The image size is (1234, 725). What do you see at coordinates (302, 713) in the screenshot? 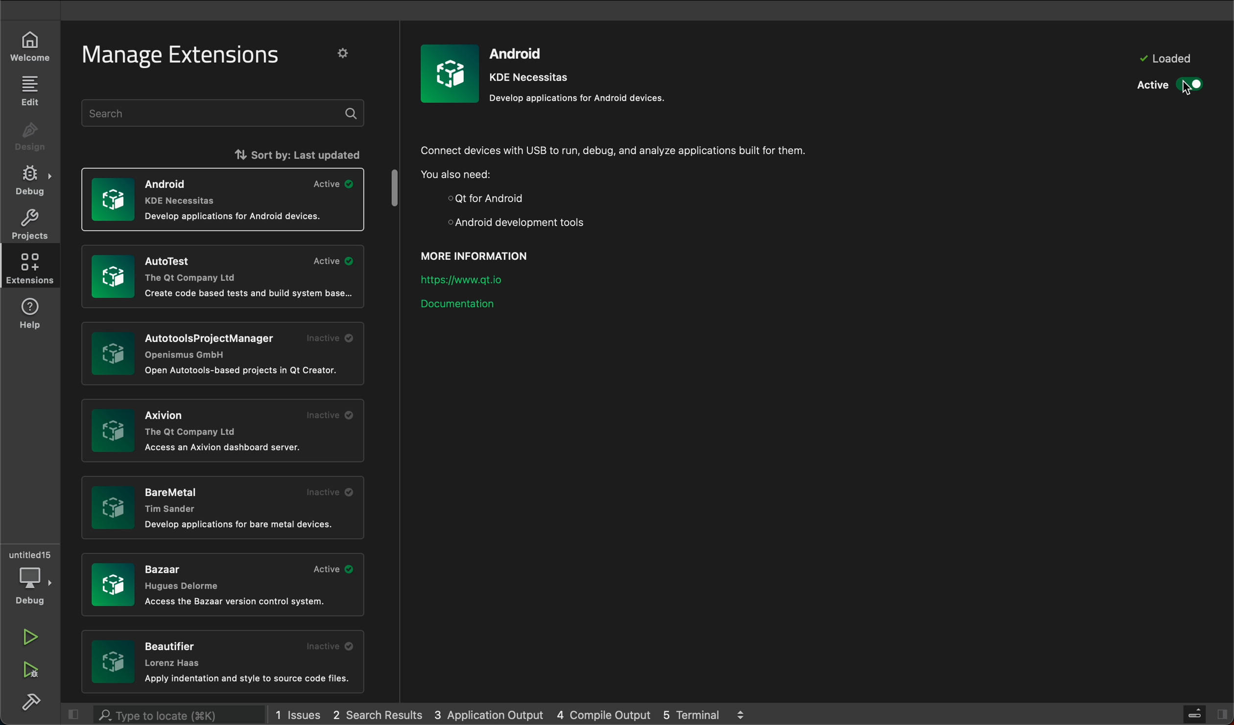
I see `logs` at bounding box center [302, 713].